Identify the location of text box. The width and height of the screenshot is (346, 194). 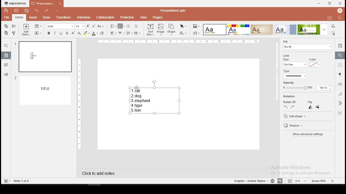
(150, 30).